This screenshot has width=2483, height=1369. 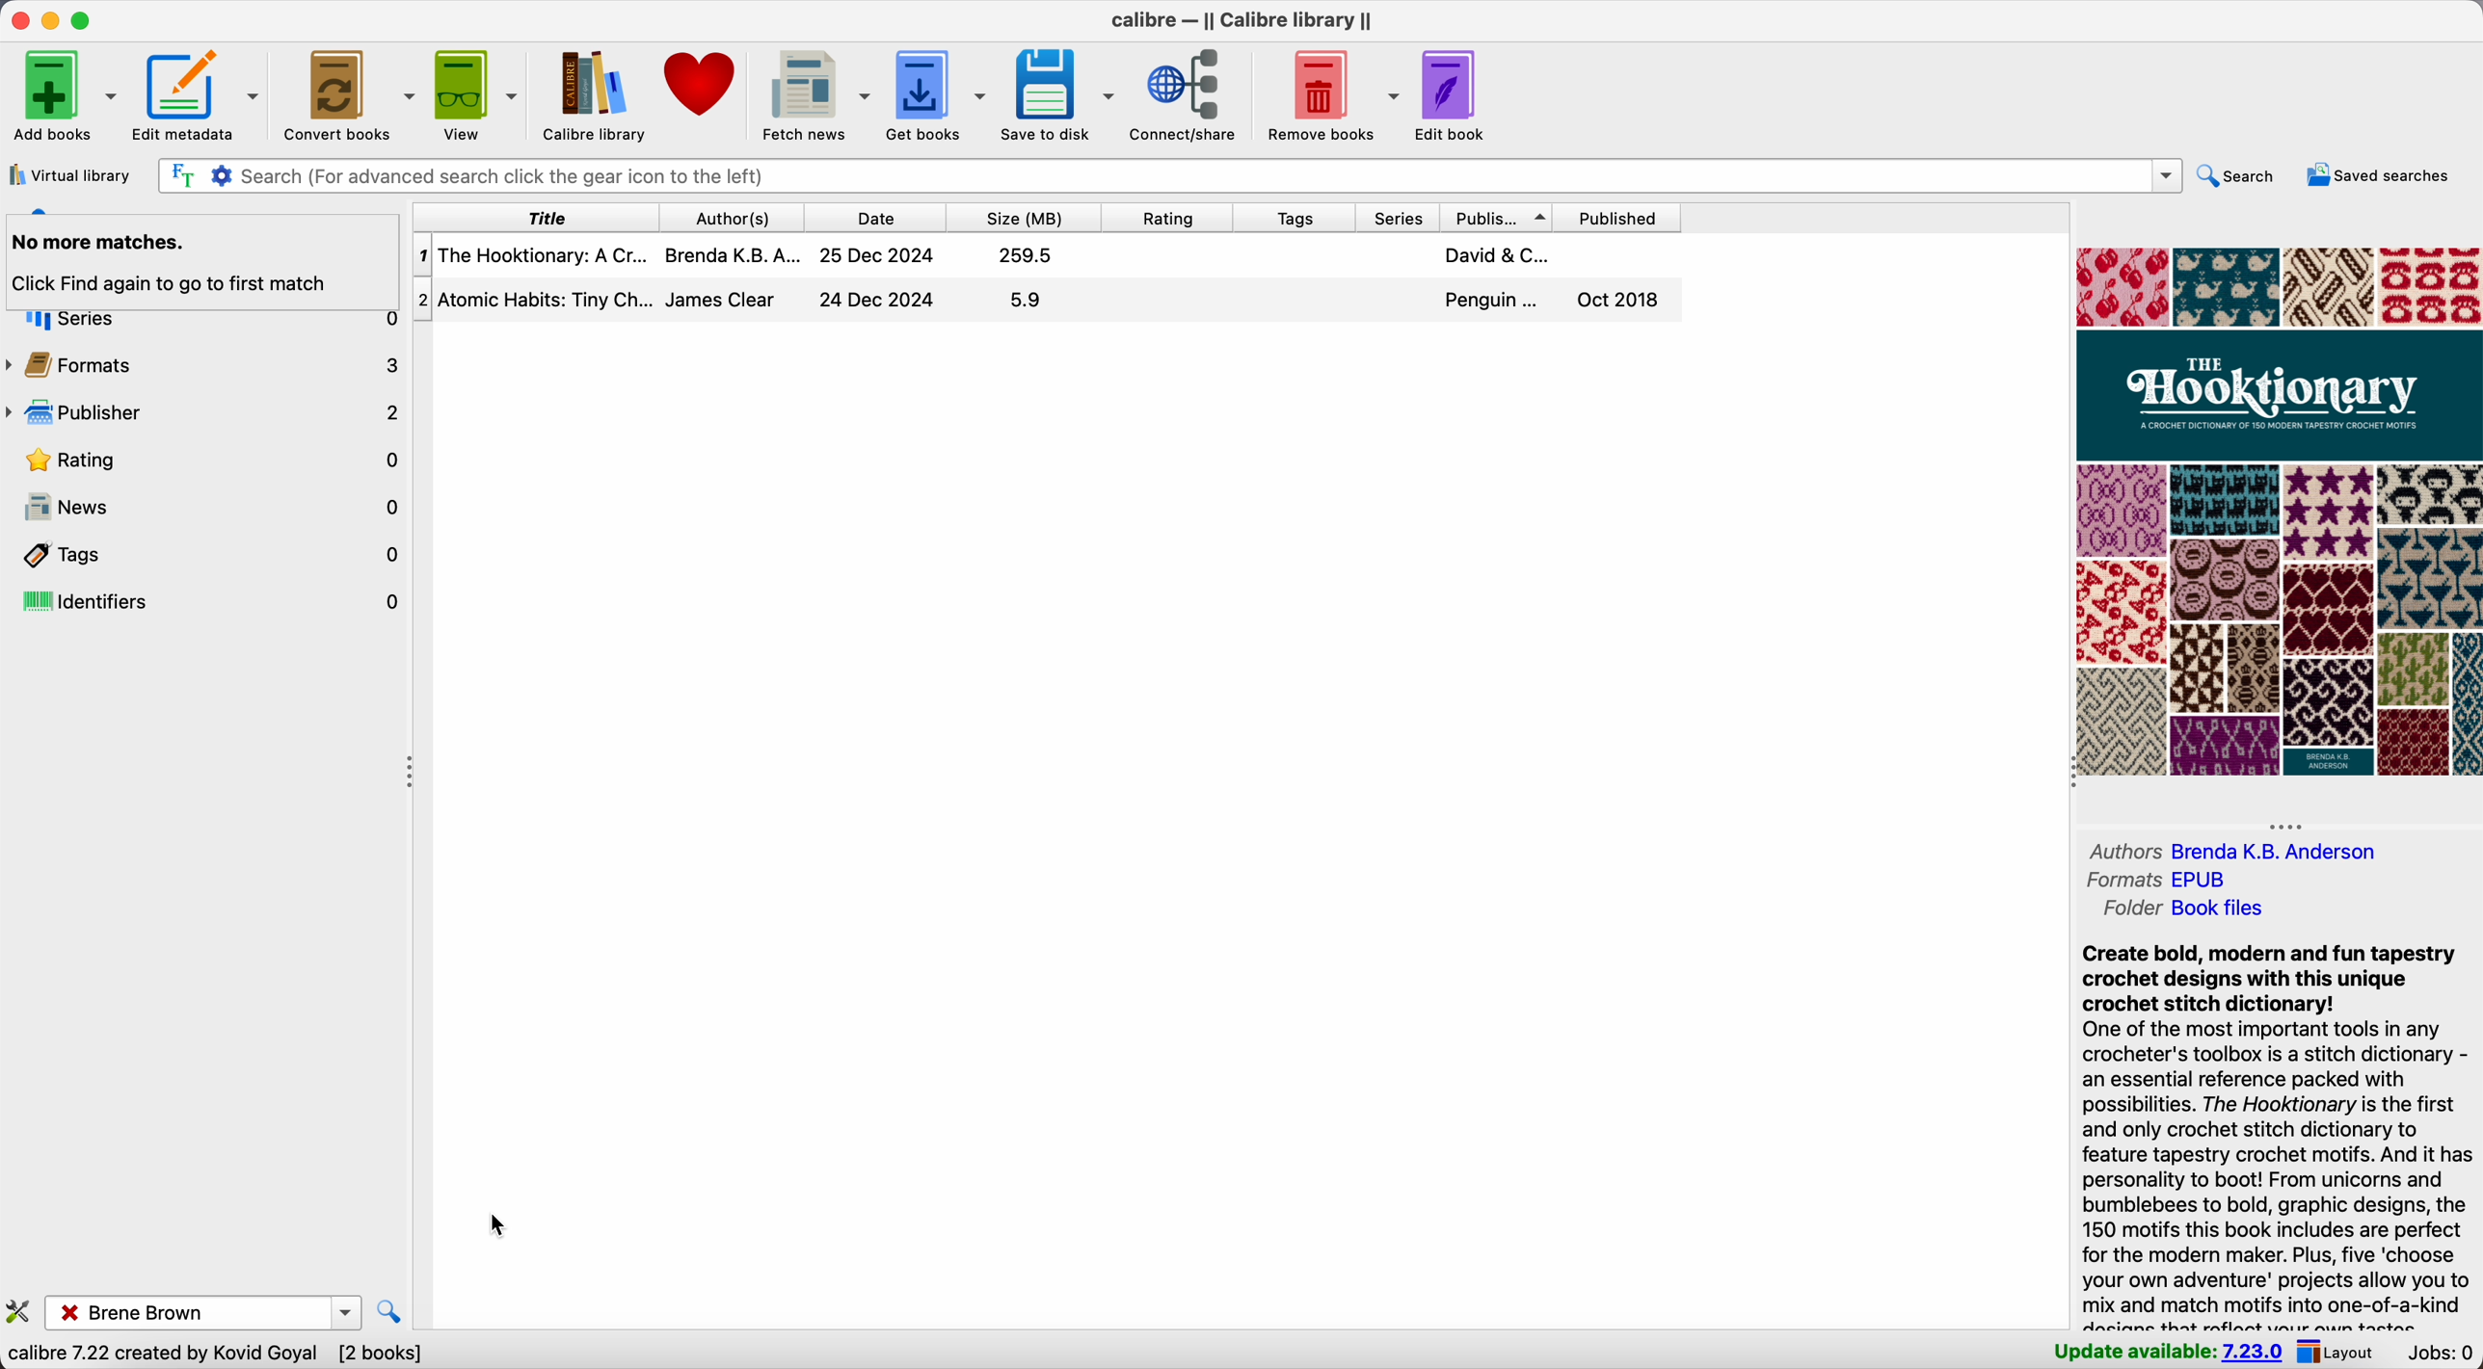 I want to click on minimize, so click(x=51, y=20).